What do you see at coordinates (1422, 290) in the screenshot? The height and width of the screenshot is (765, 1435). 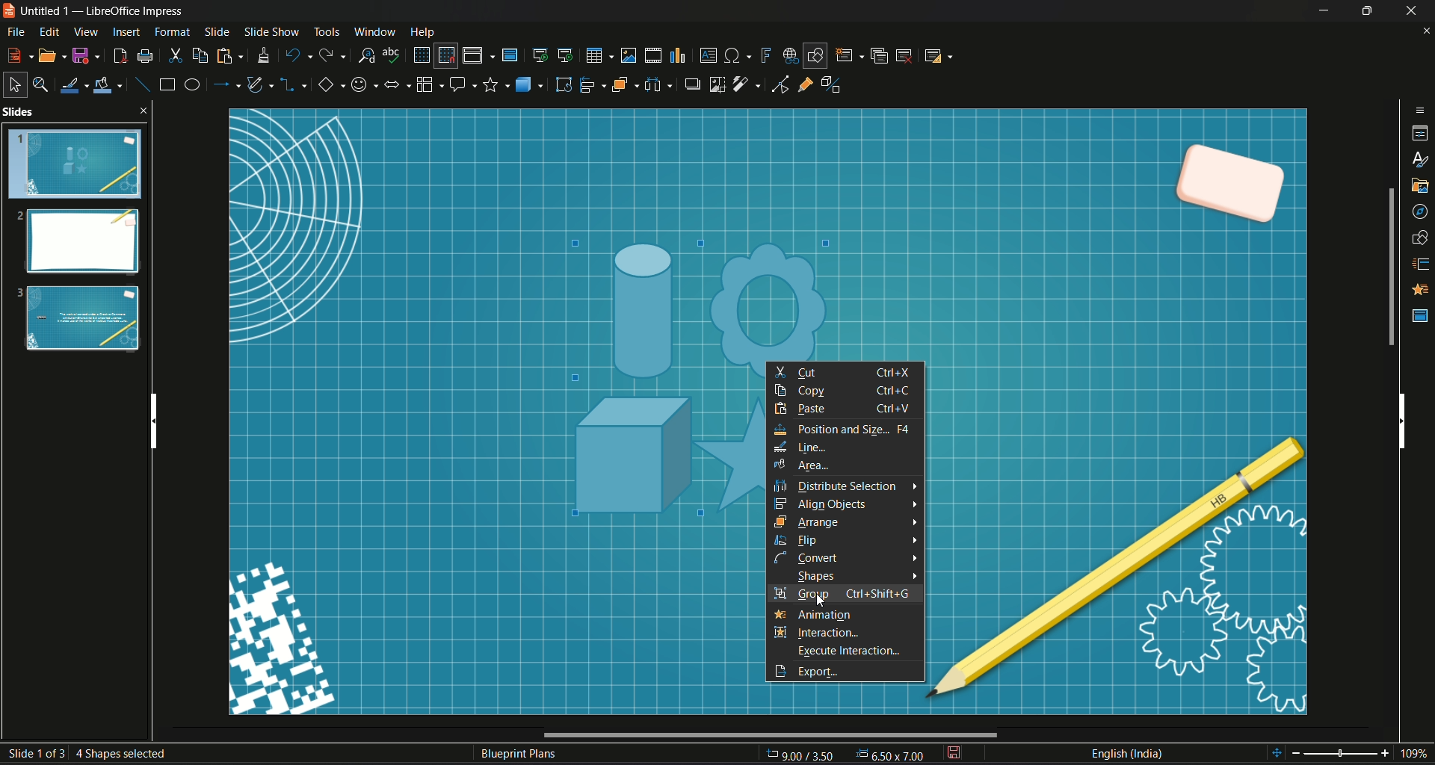 I see `Animation` at bounding box center [1422, 290].